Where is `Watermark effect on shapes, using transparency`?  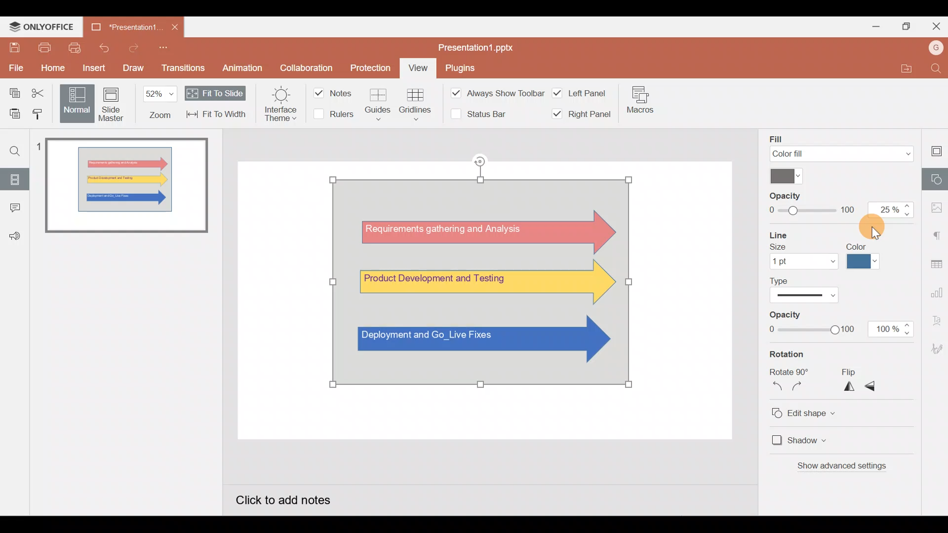
Watermark effect on shapes, using transparency is located at coordinates (482, 284).